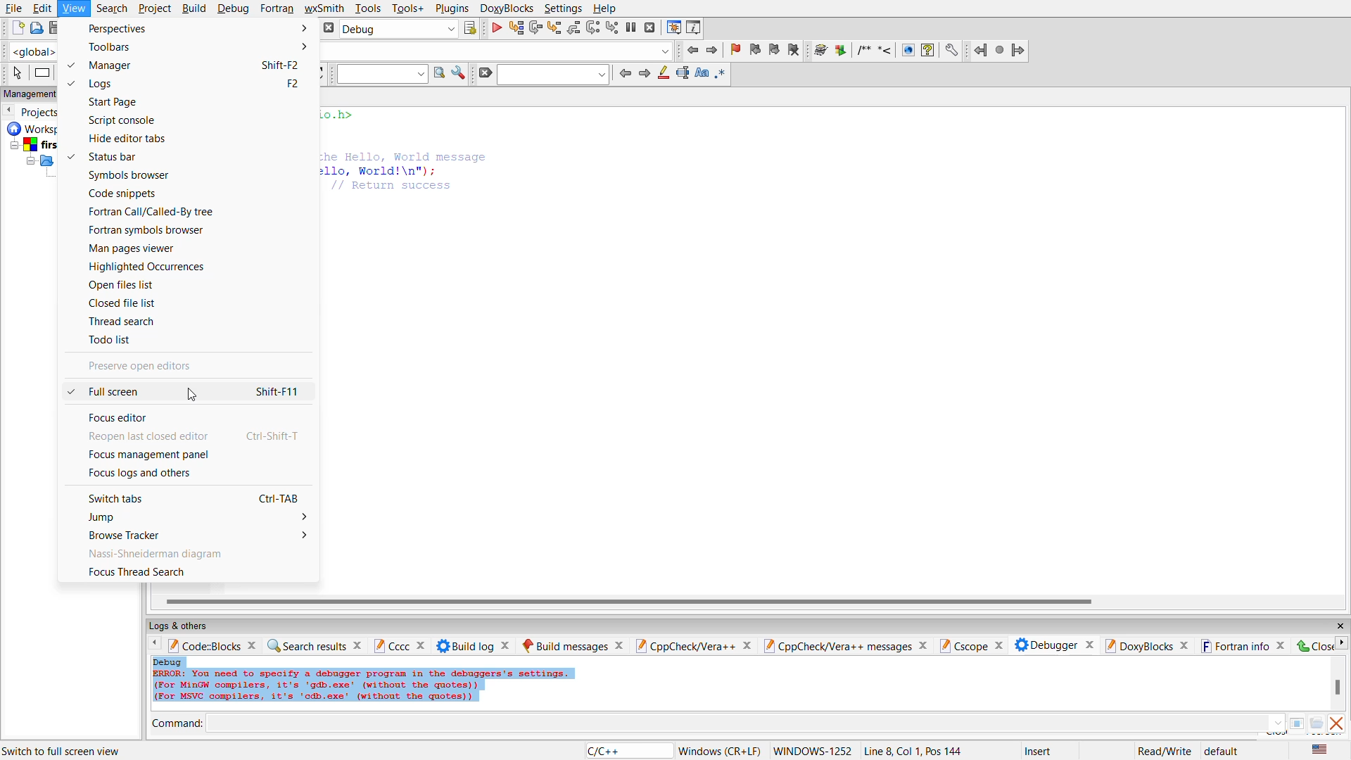 Image resolution: width=1351 pixels, height=760 pixels. I want to click on reopen last closed editor, so click(197, 436).